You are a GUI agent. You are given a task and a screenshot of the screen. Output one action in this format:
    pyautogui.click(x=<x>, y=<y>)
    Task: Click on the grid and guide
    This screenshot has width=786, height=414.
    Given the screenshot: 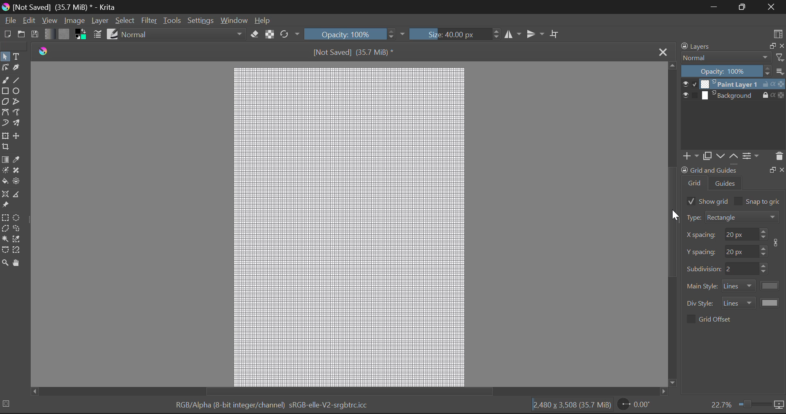 What is the action you would take?
    pyautogui.click(x=709, y=170)
    